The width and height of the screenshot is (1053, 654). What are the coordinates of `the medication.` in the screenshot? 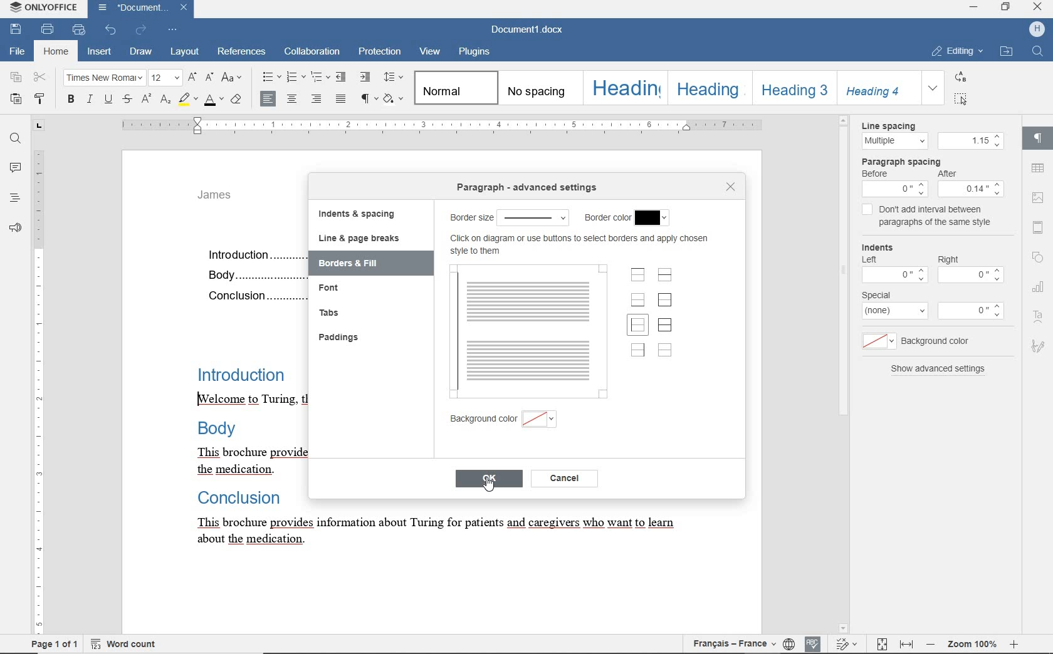 It's located at (230, 470).